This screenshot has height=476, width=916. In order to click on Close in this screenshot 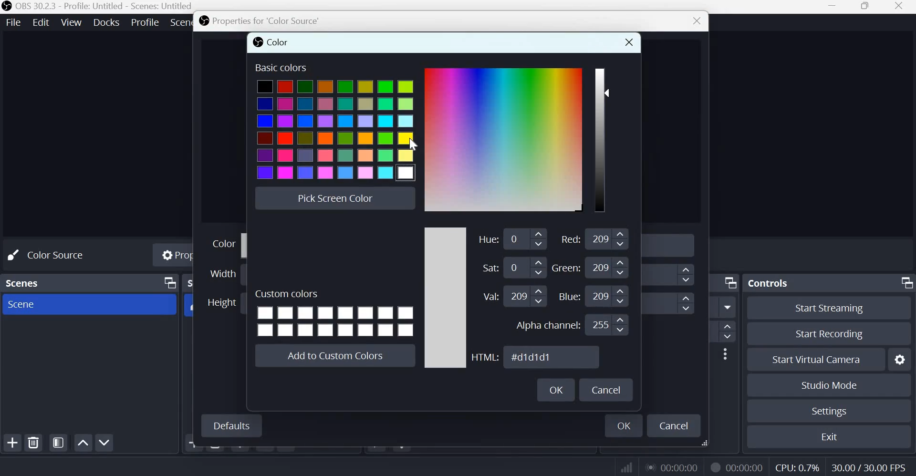, I will do `click(900, 7)`.